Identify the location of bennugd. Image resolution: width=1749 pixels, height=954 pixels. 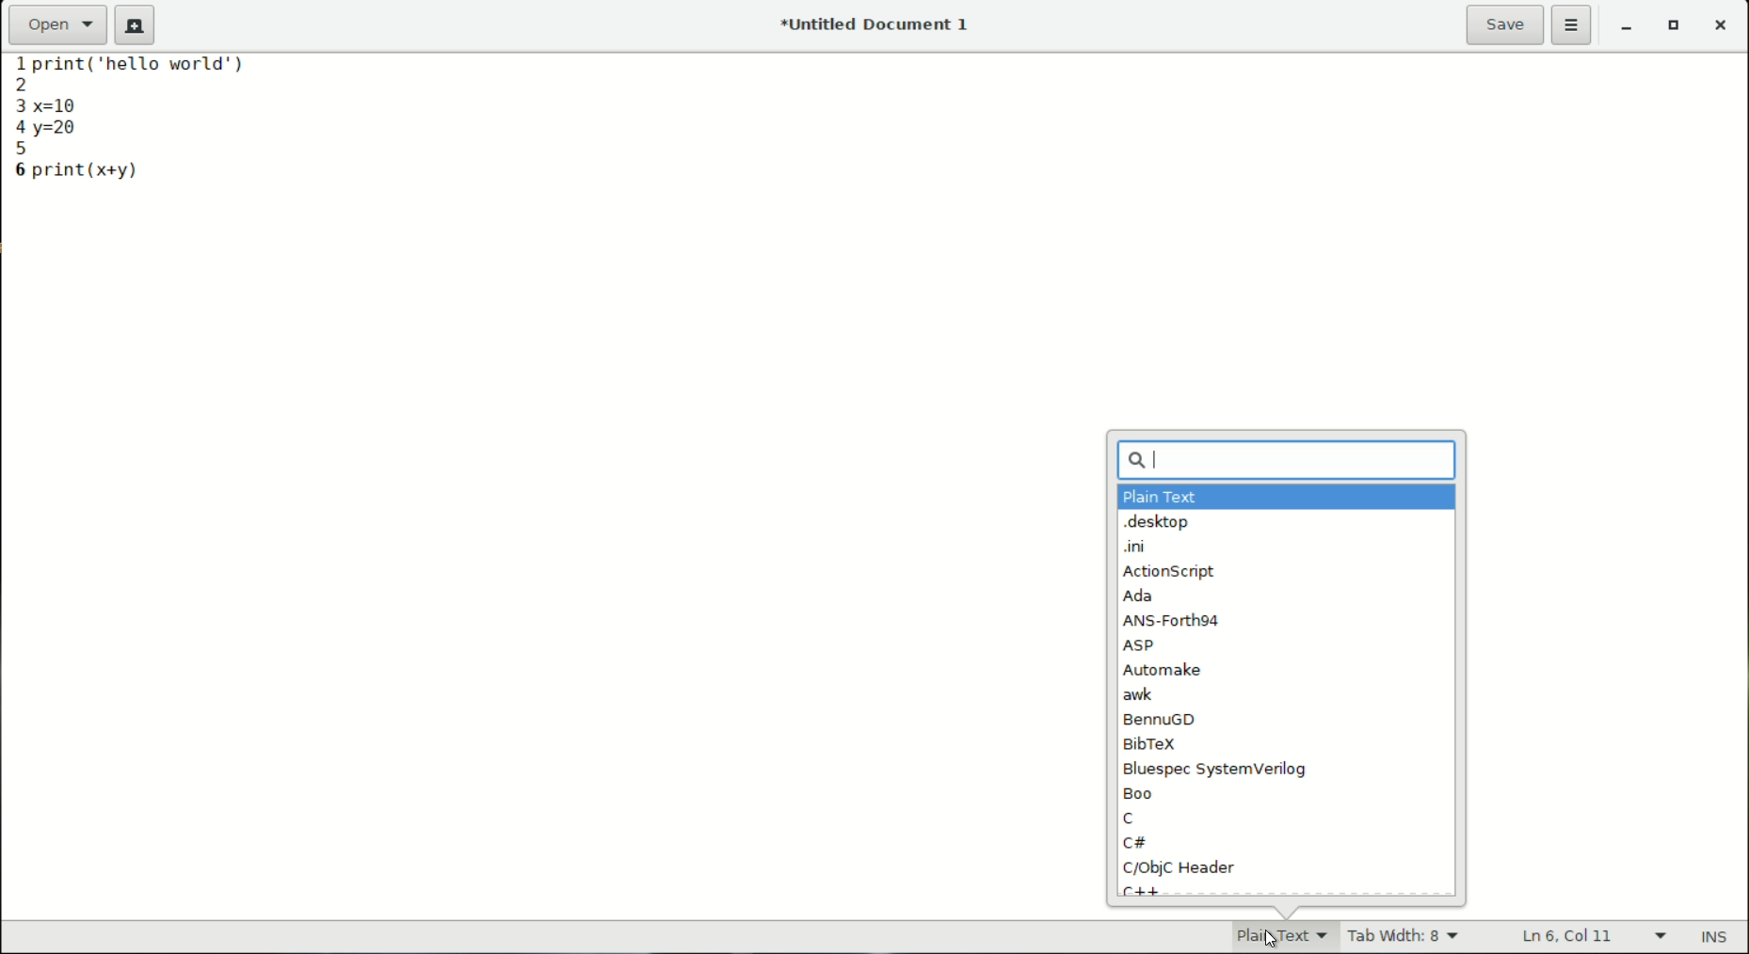
(1163, 719).